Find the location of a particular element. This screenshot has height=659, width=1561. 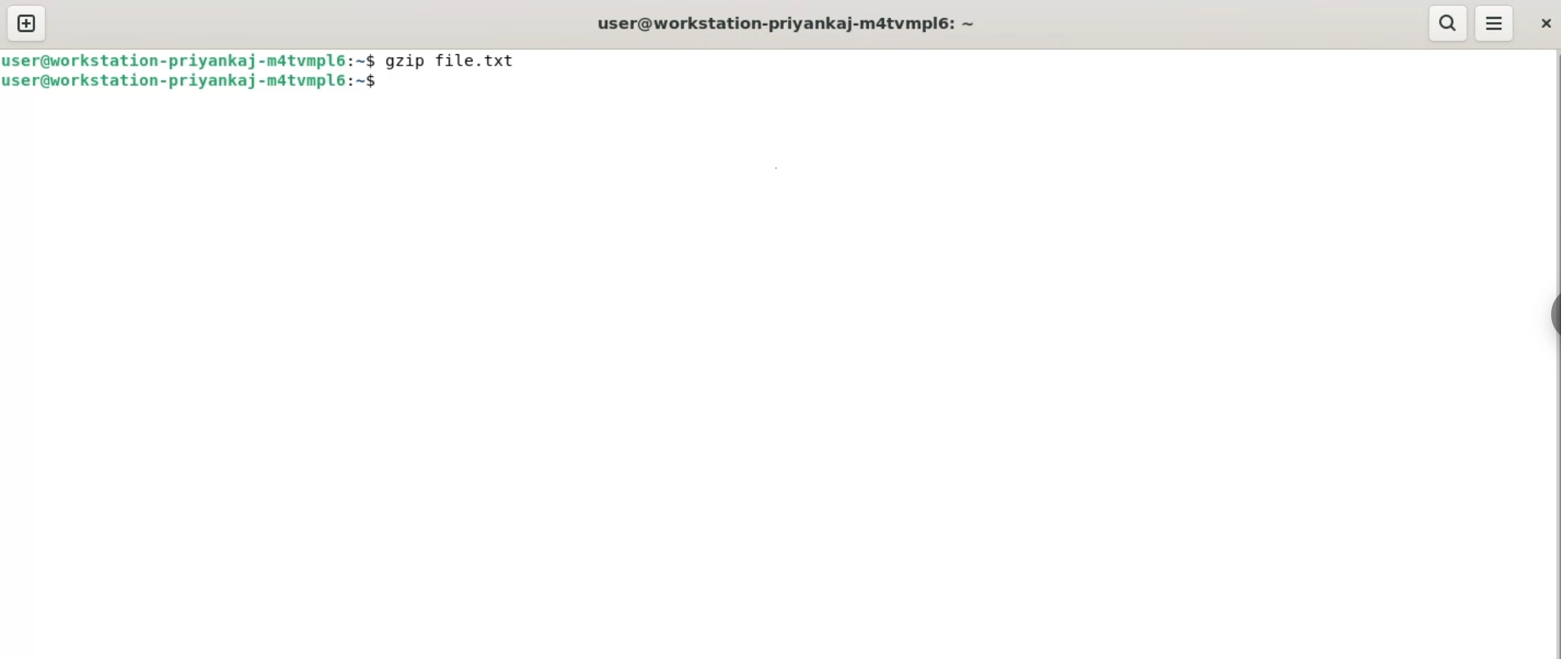

new tab is located at coordinates (29, 23).